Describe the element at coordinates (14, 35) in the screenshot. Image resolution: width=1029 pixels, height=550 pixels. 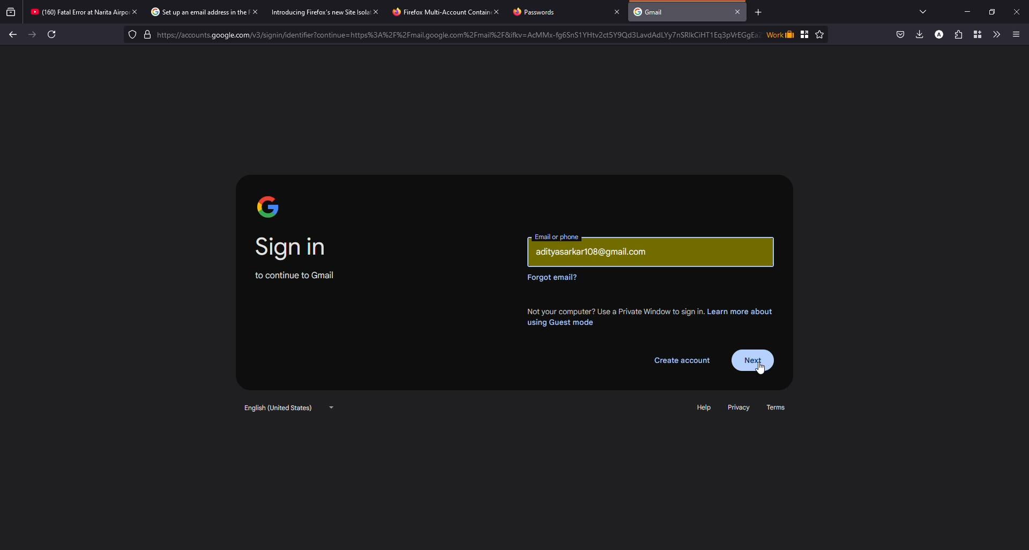
I see `Back` at that location.